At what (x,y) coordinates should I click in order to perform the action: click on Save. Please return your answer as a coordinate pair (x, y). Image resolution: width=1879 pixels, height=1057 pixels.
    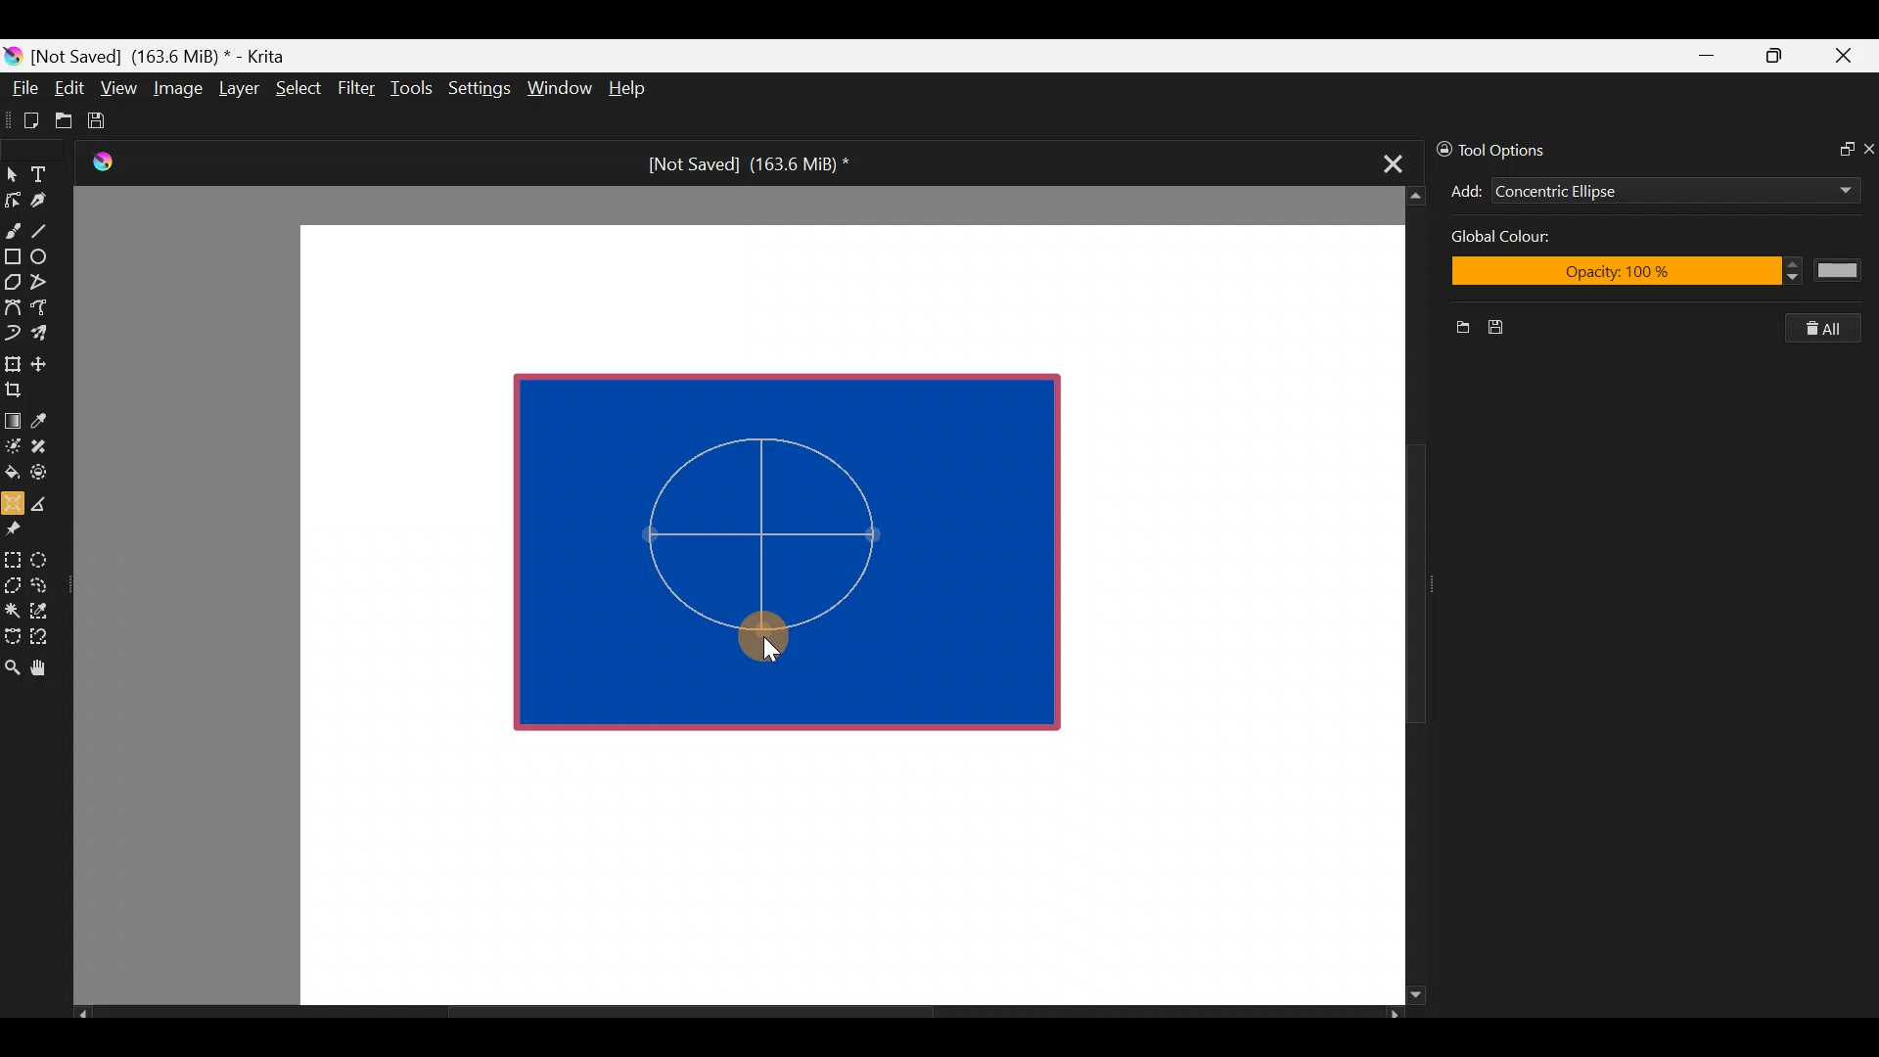
    Looking at the image, I should click on (1503, 328).